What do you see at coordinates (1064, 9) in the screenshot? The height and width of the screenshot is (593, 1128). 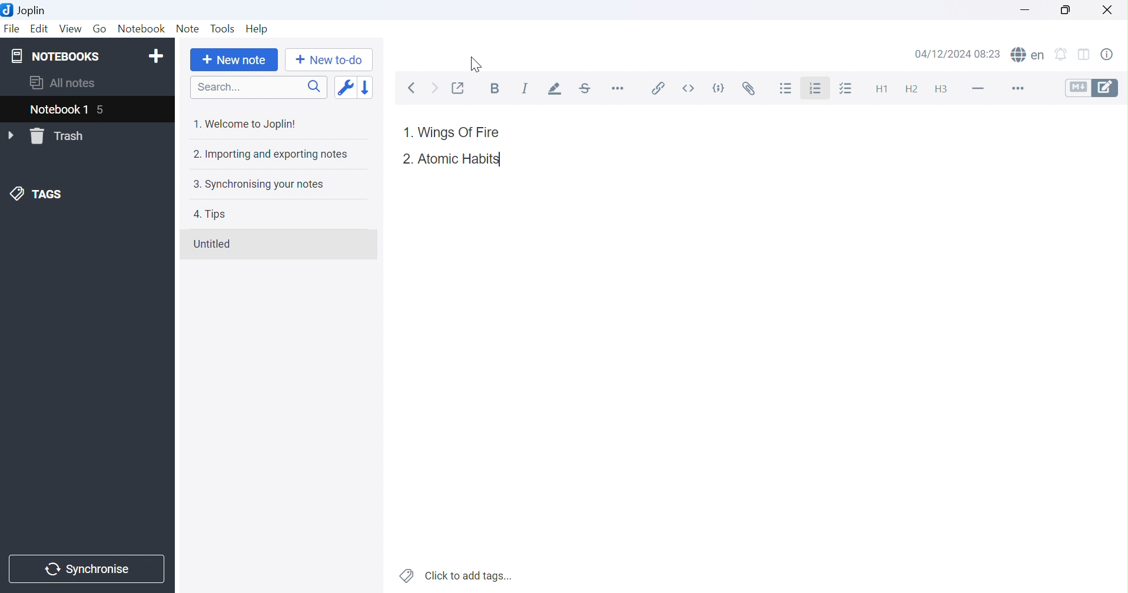 I see `Restore Down` at bounding box center [1064, 9].